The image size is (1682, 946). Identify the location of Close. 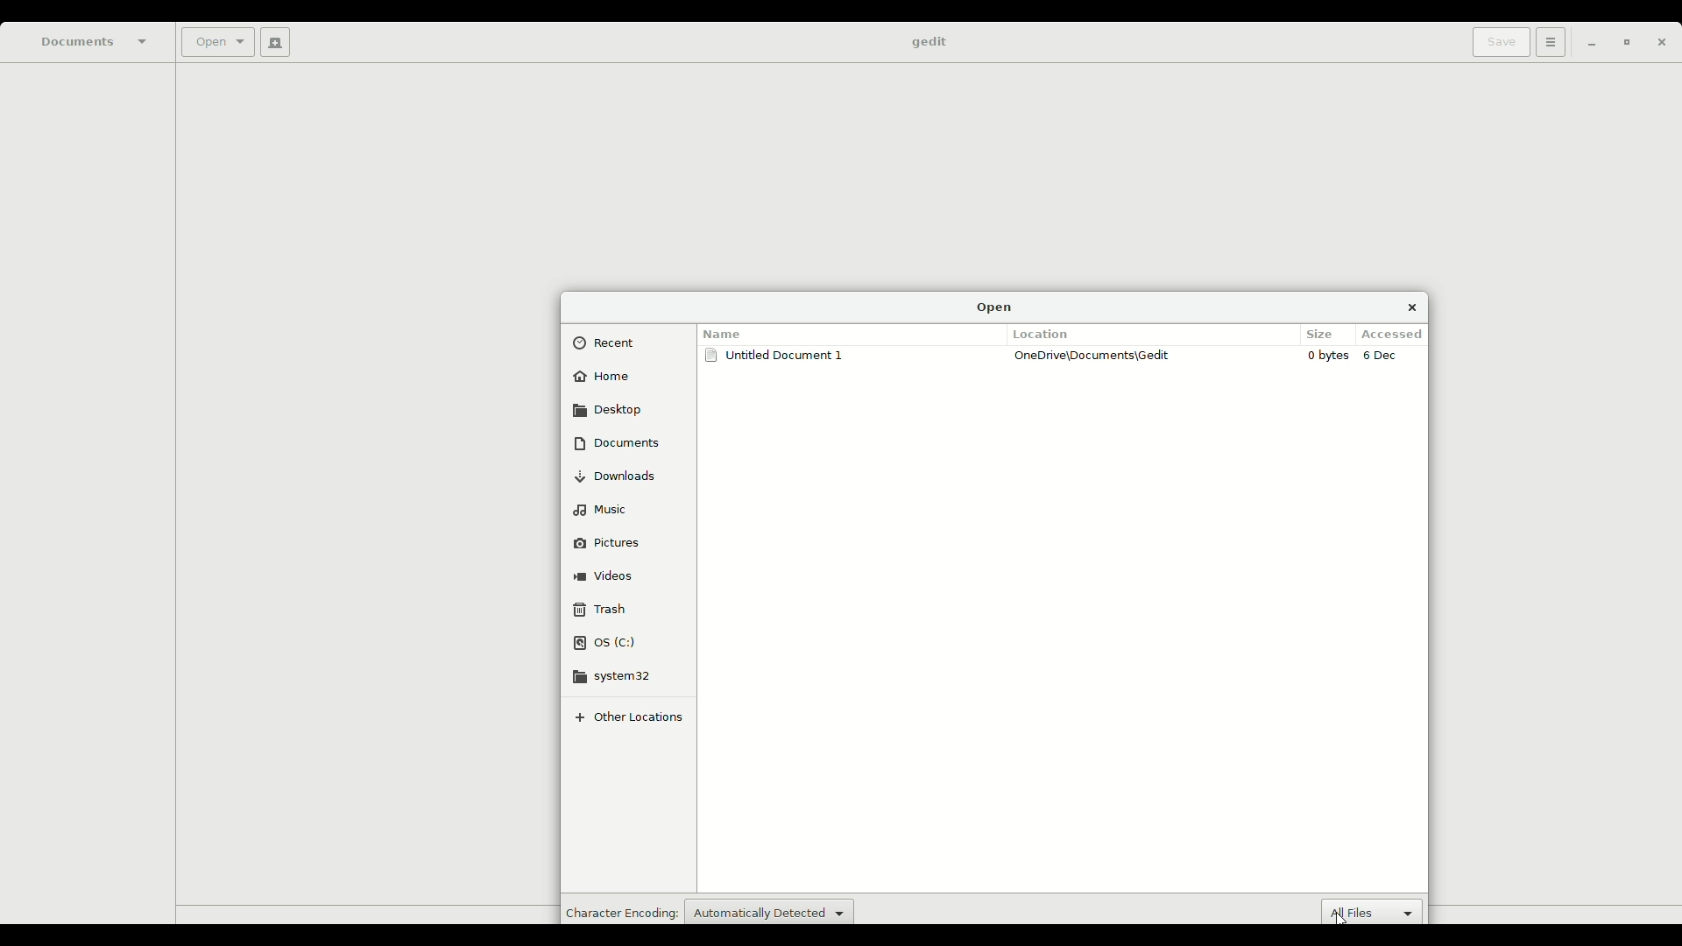
(1661, 46).